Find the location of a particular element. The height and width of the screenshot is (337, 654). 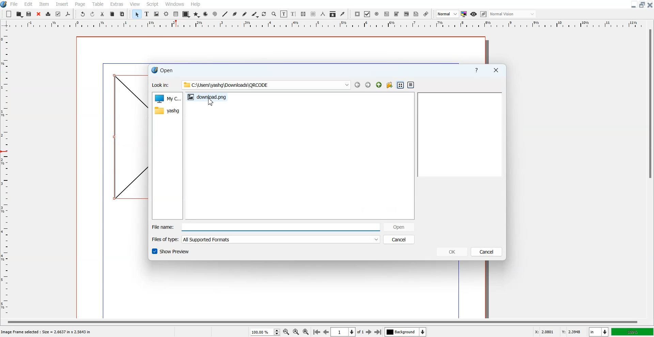

Item is located at coordinates (44, 4).